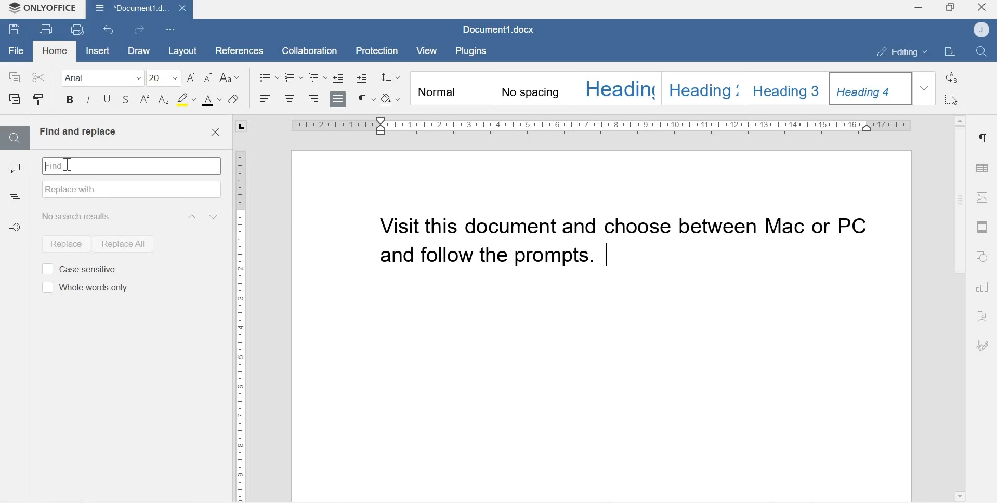  What do you see at coordinates (789, 87) in the screenshot?
I see `Heading 3` at bounding box center [789, 87].